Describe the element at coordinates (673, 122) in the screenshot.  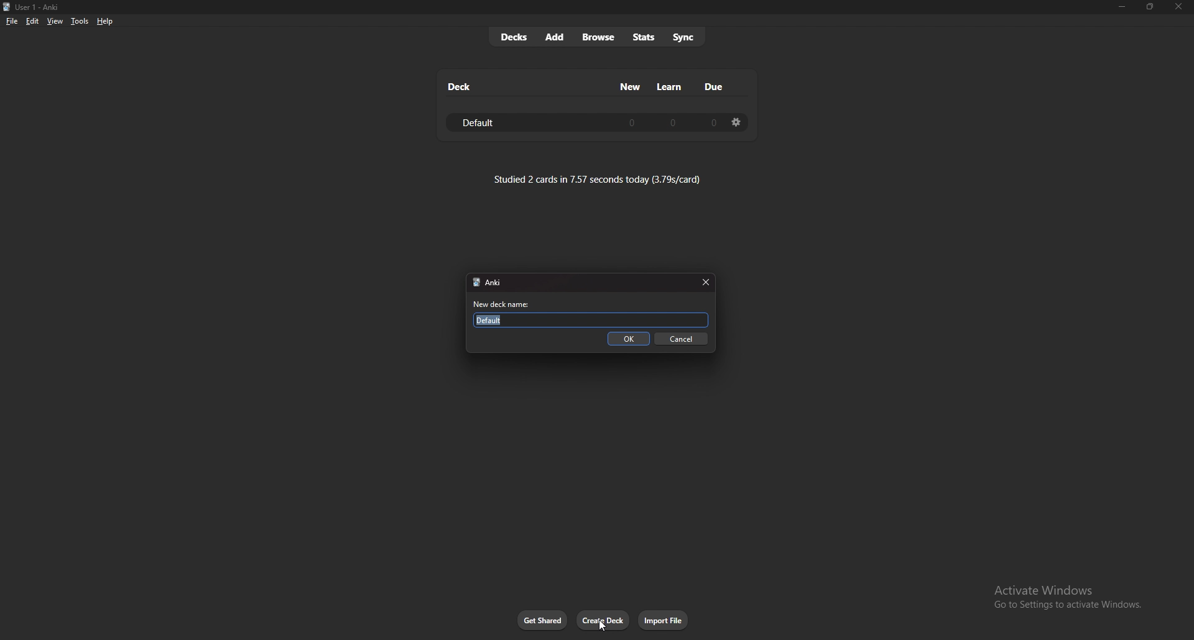
I see `0` at that location.